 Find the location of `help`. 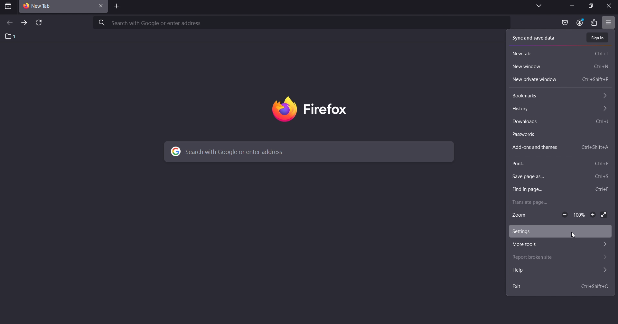

help is located at coordinates (558, 271).